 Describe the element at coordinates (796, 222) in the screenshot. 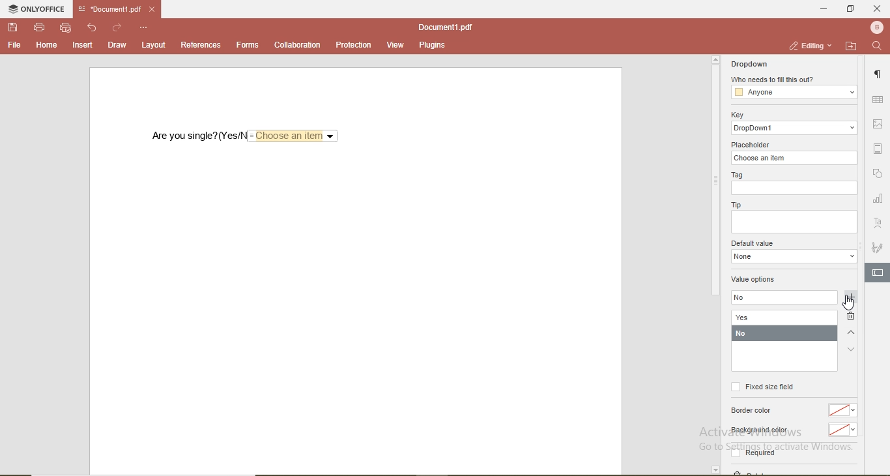

I see `empty box` at that location.